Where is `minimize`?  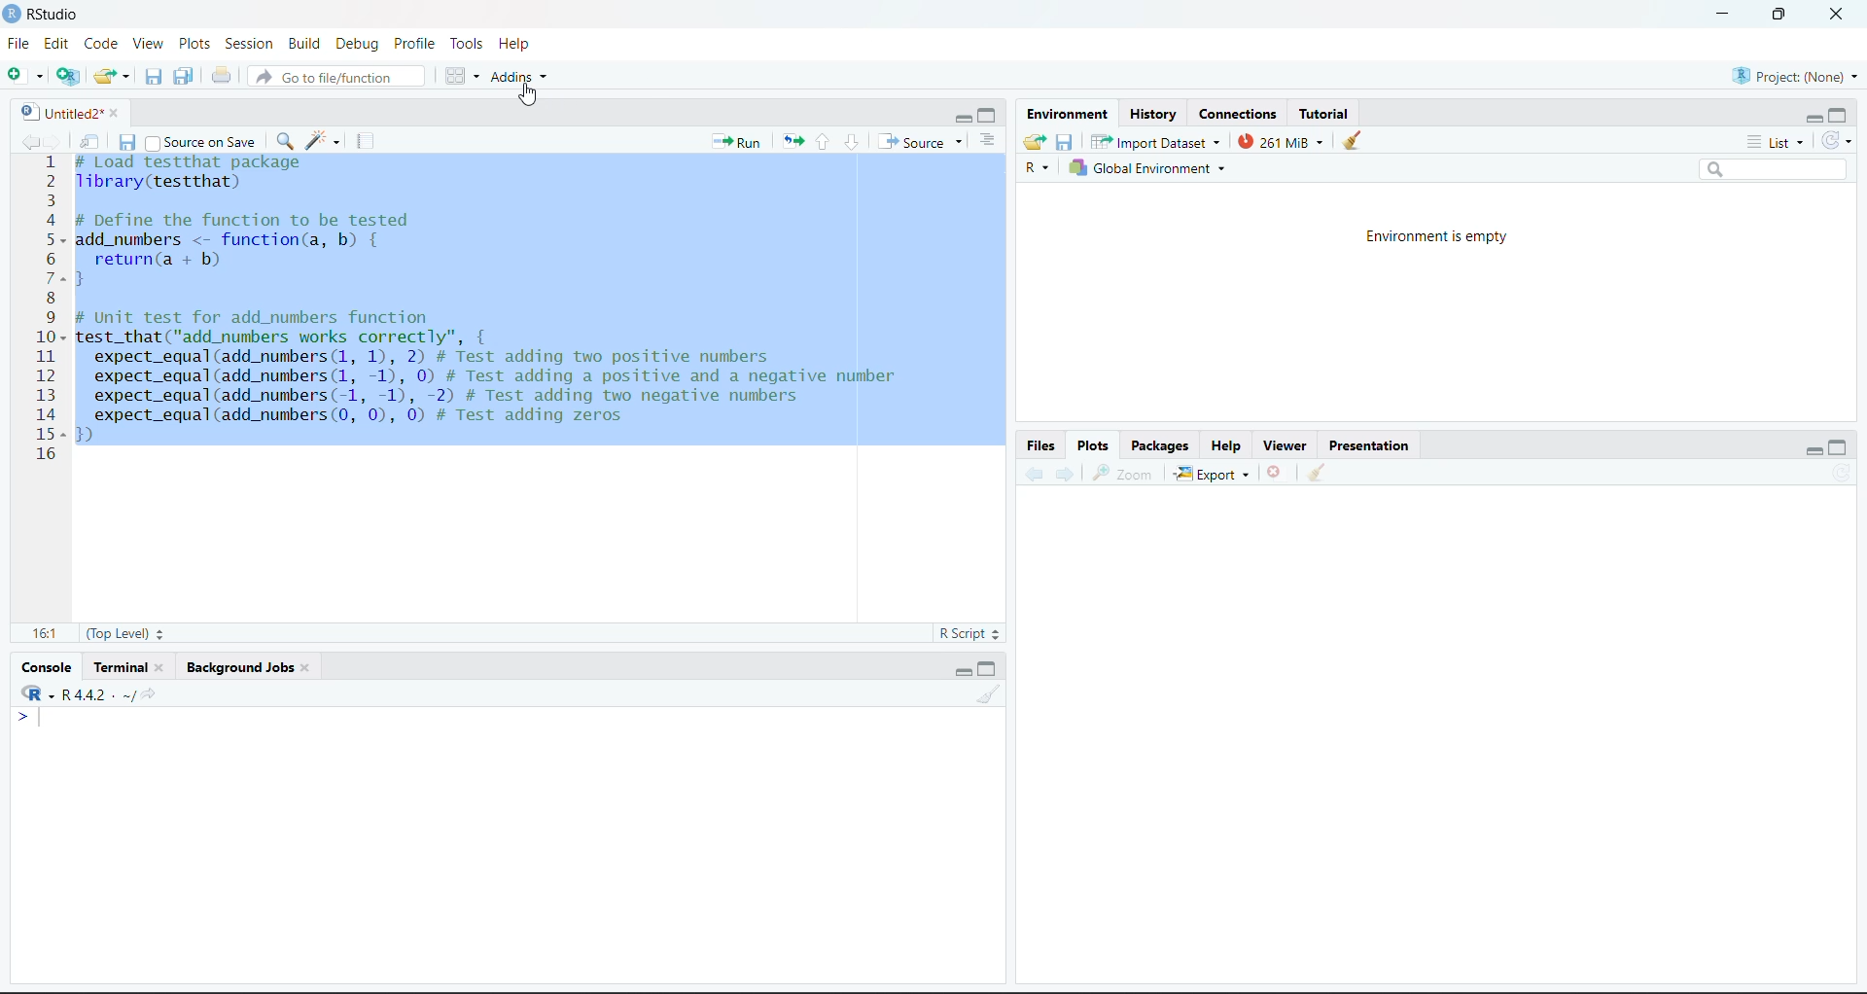 minimize is located at coordinates (956, 116).